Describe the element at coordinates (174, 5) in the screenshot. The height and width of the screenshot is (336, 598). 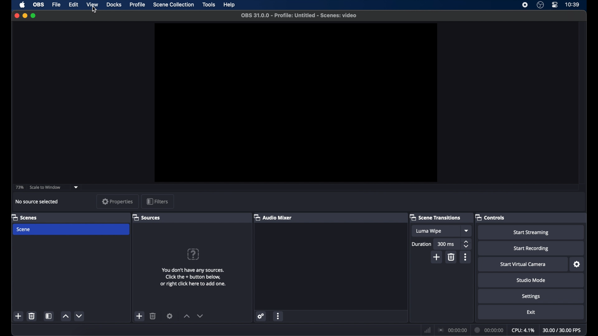
I see `scene collection` at that location.